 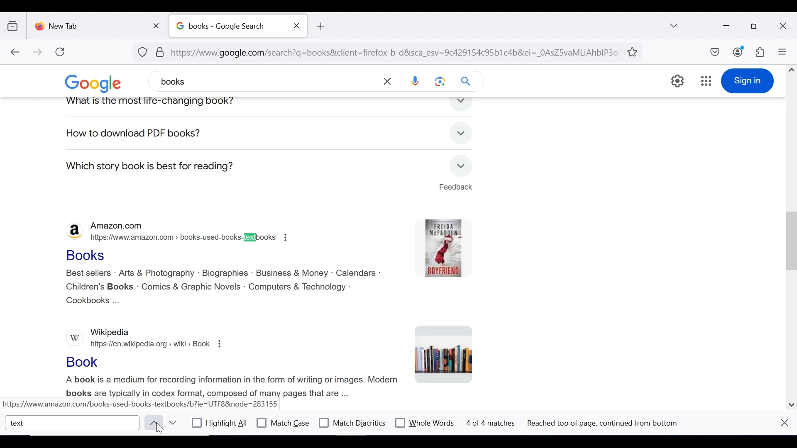 What do you see at coordinates (158, 24) in the screenshot?
I see `close tab` at bounding box center [158, 24].